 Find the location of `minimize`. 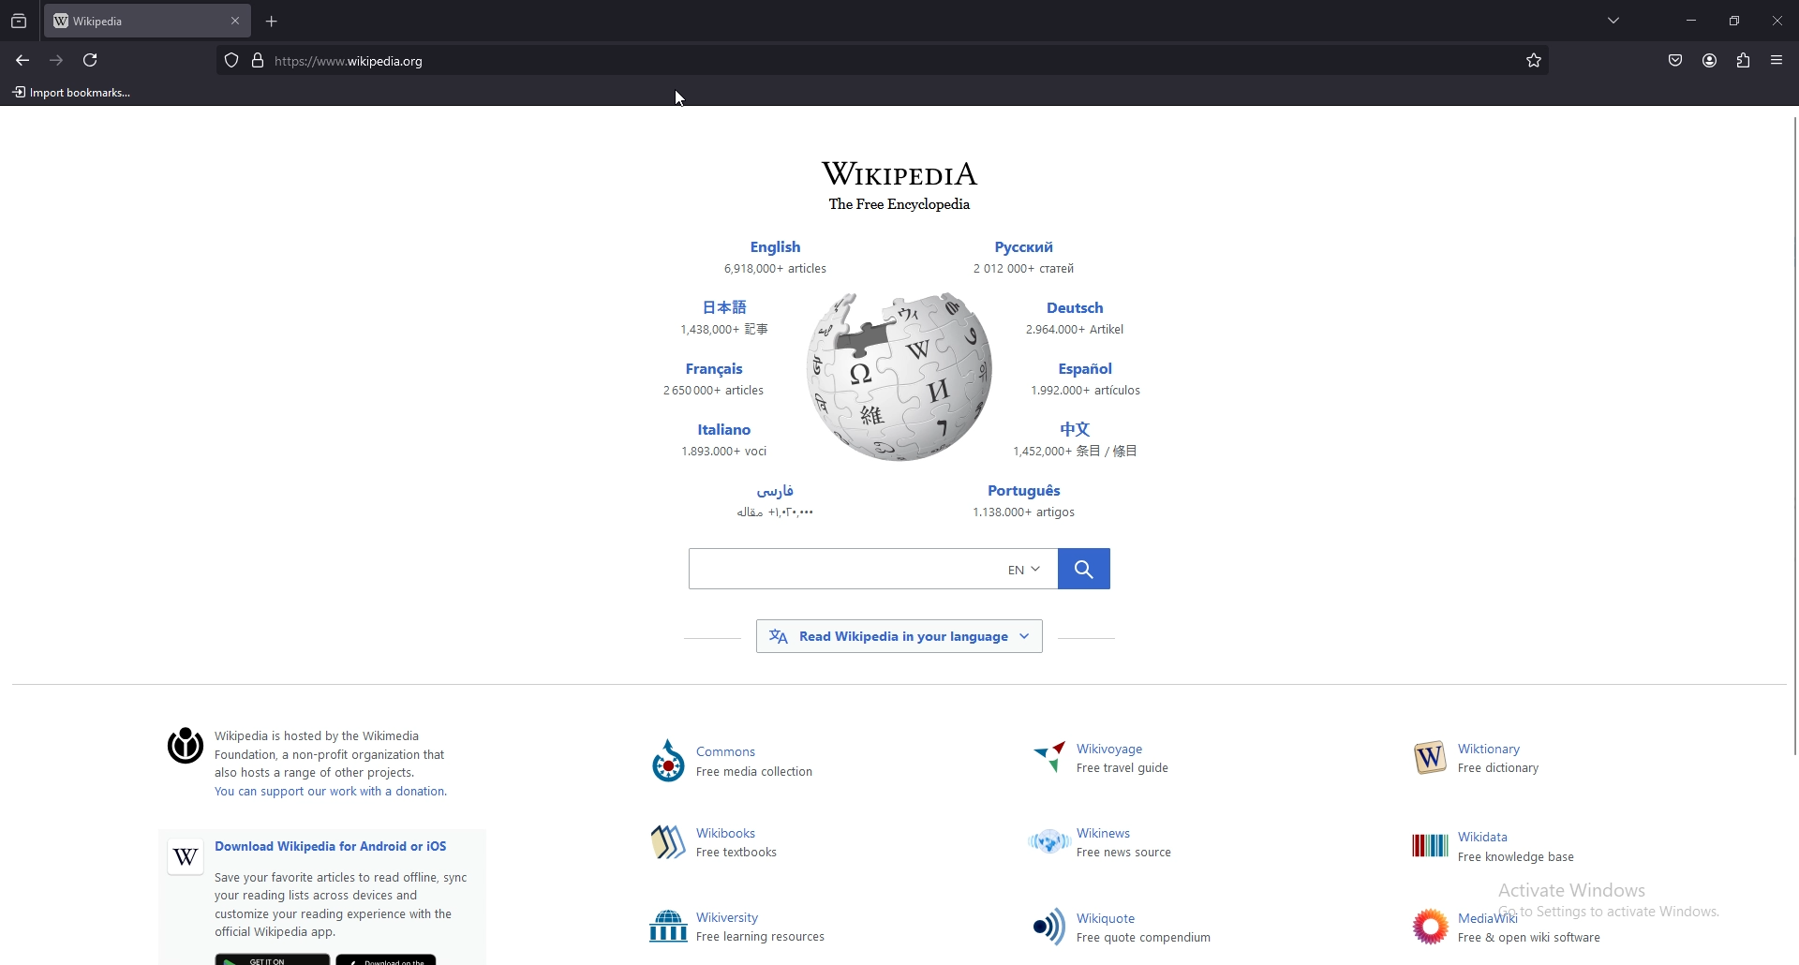

minimize is located at coordinates (1690, 20).